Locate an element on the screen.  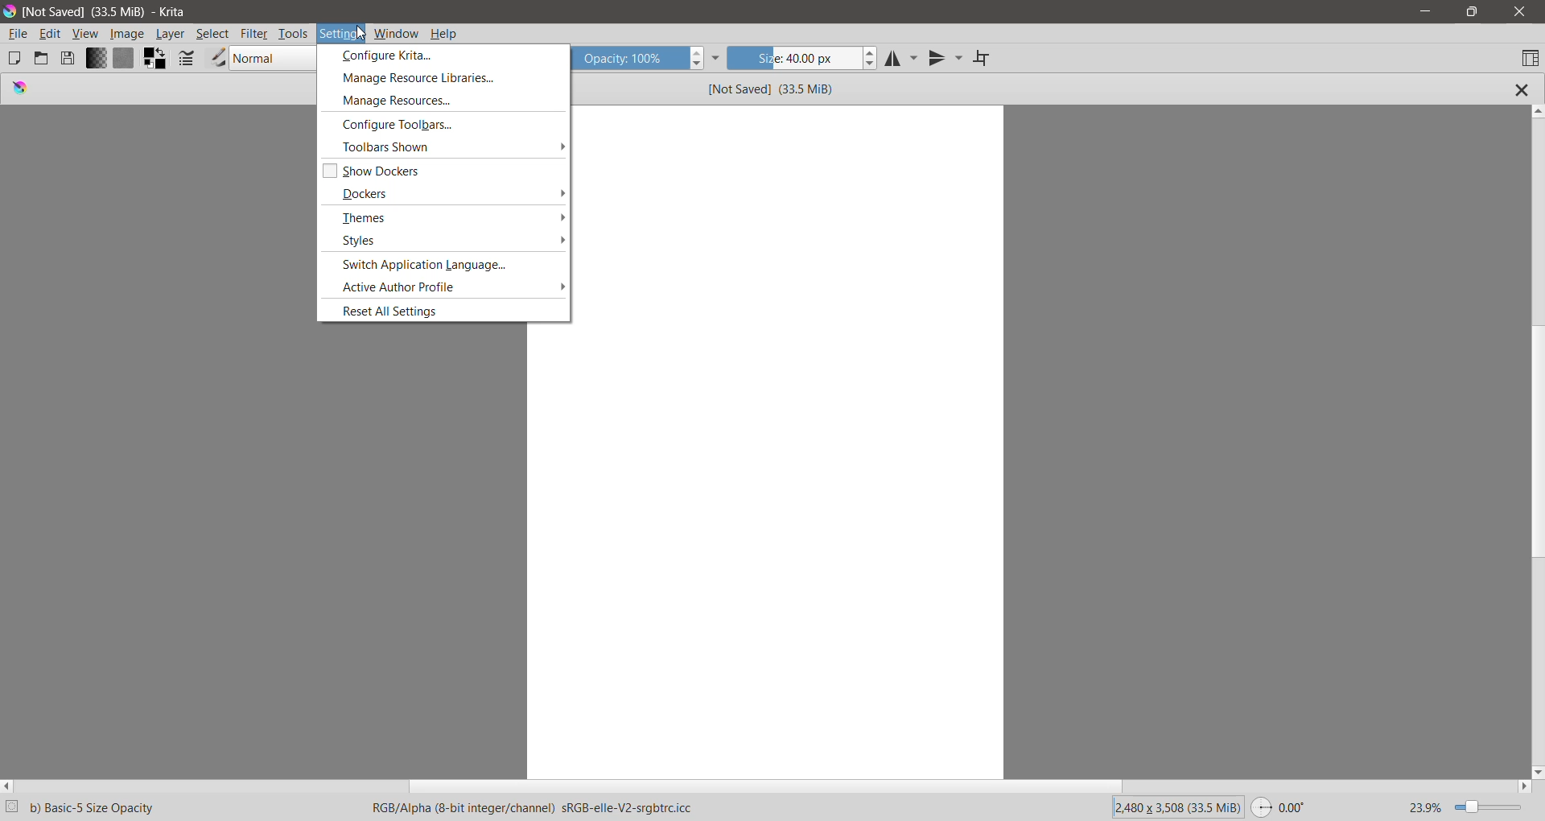
Configure Krita is located at coordinates (397, 56).